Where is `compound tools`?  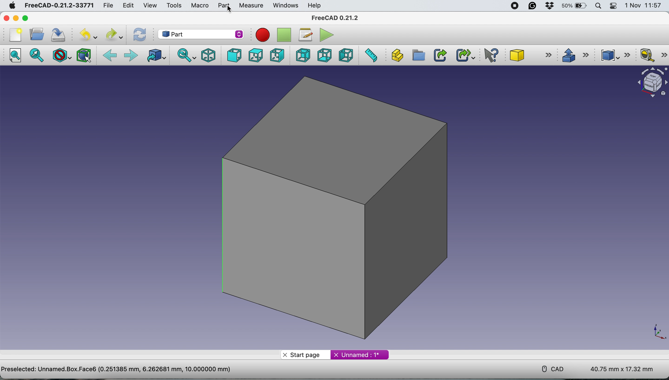
compound tools is located at coordinates (617, 55).